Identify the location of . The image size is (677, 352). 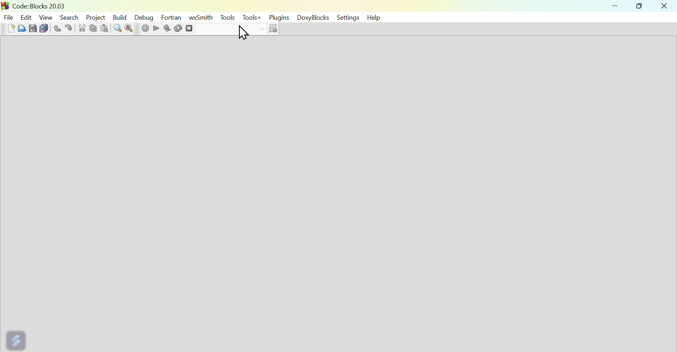
(168, 28).